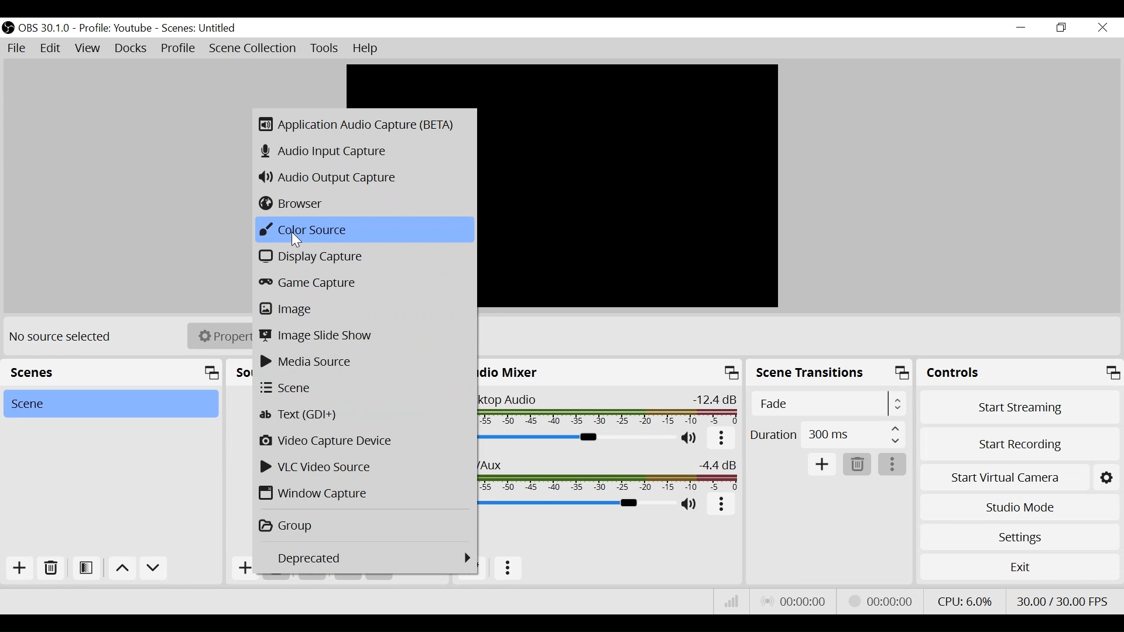  I want to click on Application Audio Capture (BETA), so click(364, 123).